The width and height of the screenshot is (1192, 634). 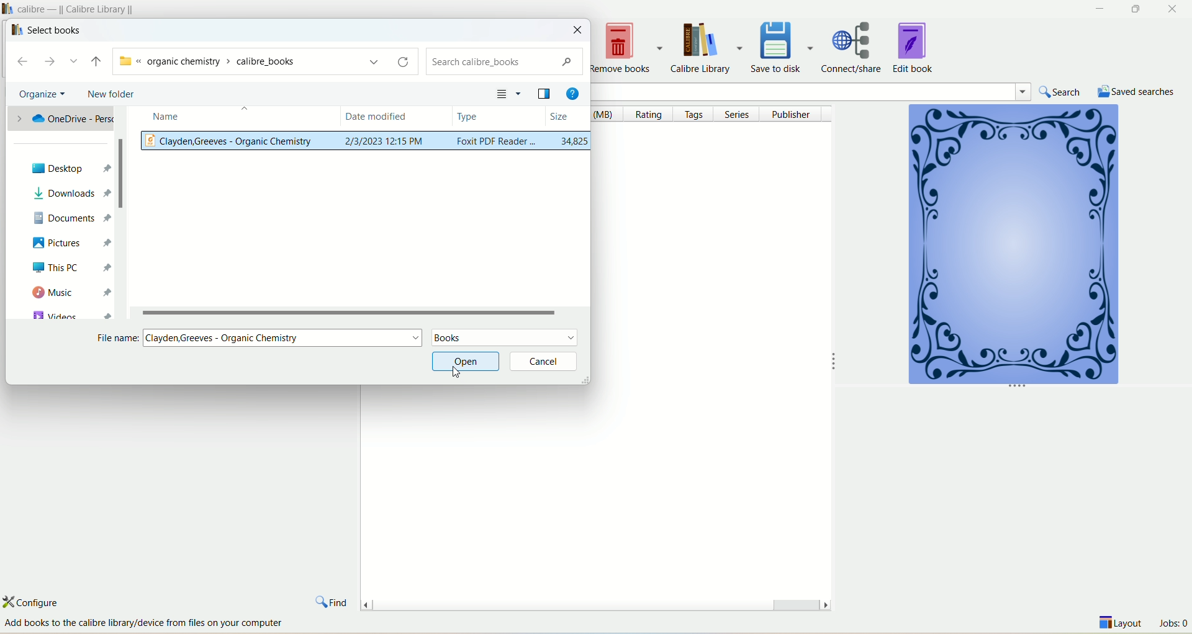 I want to click on downloads, so click(x=66, y=194).